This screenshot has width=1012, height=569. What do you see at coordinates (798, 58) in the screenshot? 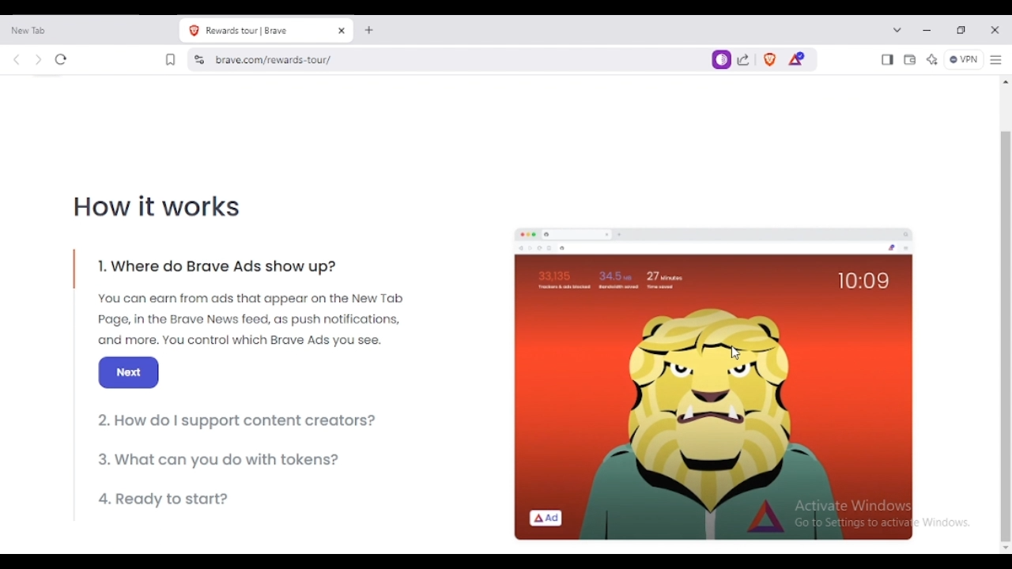
I see `brave rewards panel` at bounding box center [798, 58].